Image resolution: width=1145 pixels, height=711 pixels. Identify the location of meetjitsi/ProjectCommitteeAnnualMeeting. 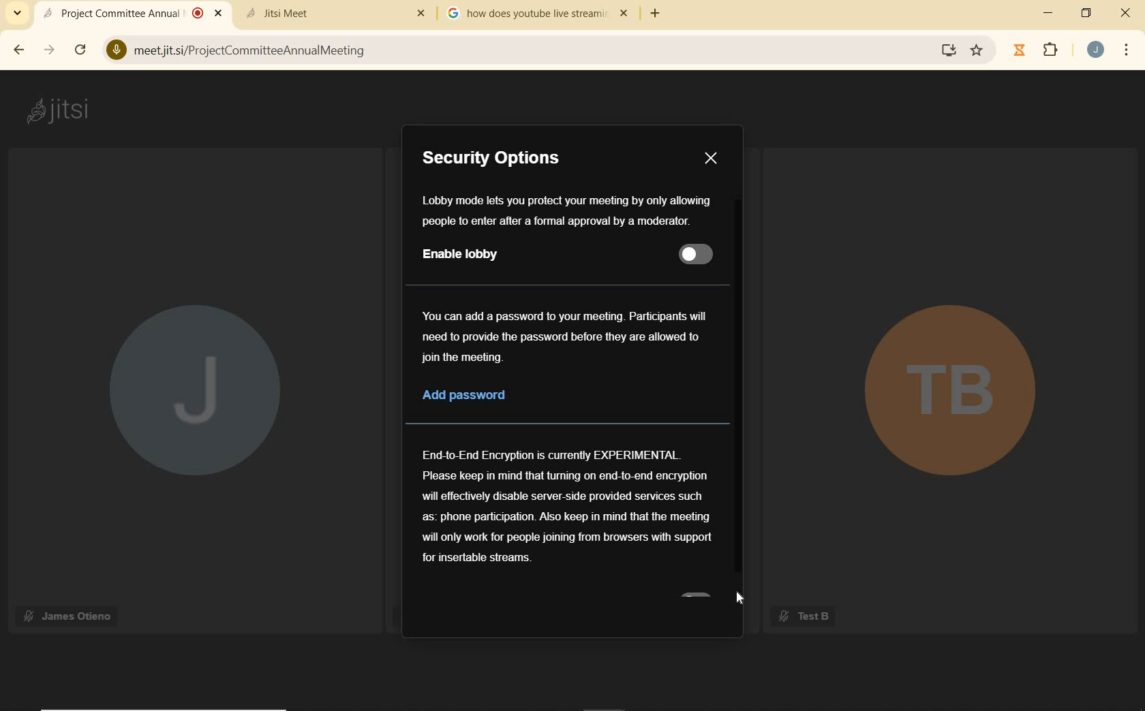
(521, 52).